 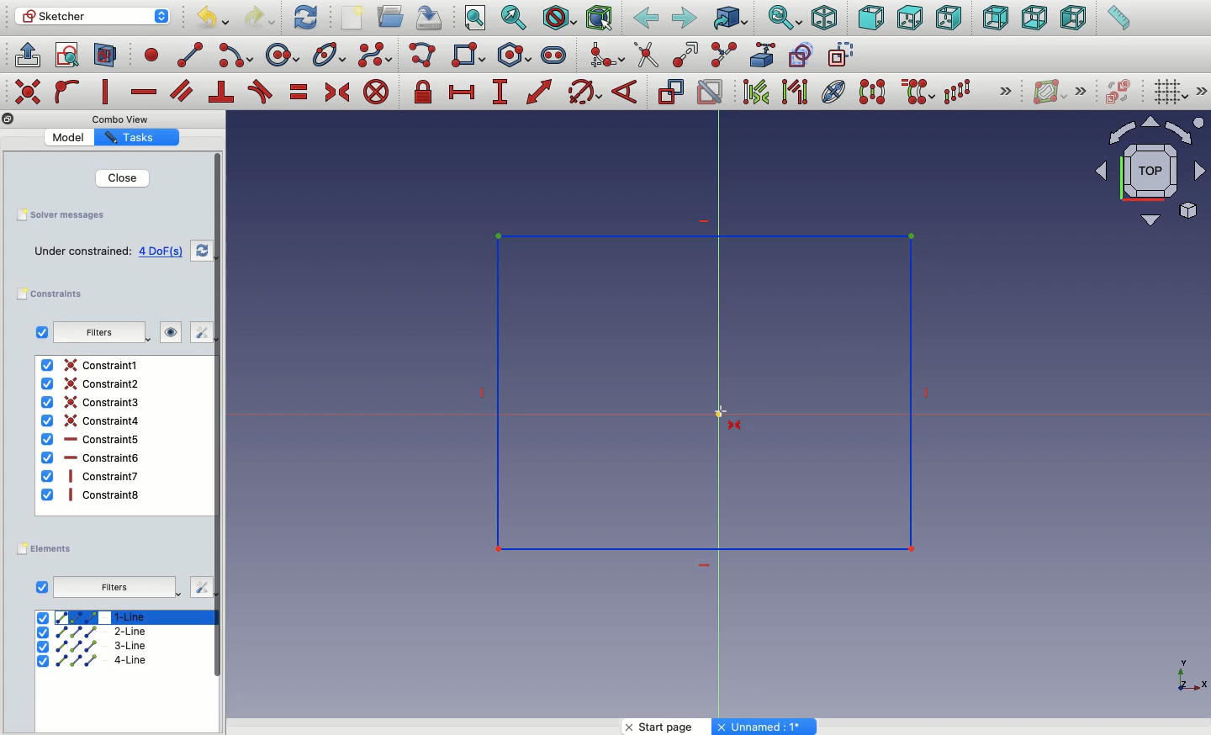 I want to click on constrain tangent, so click(x=261, y=92).